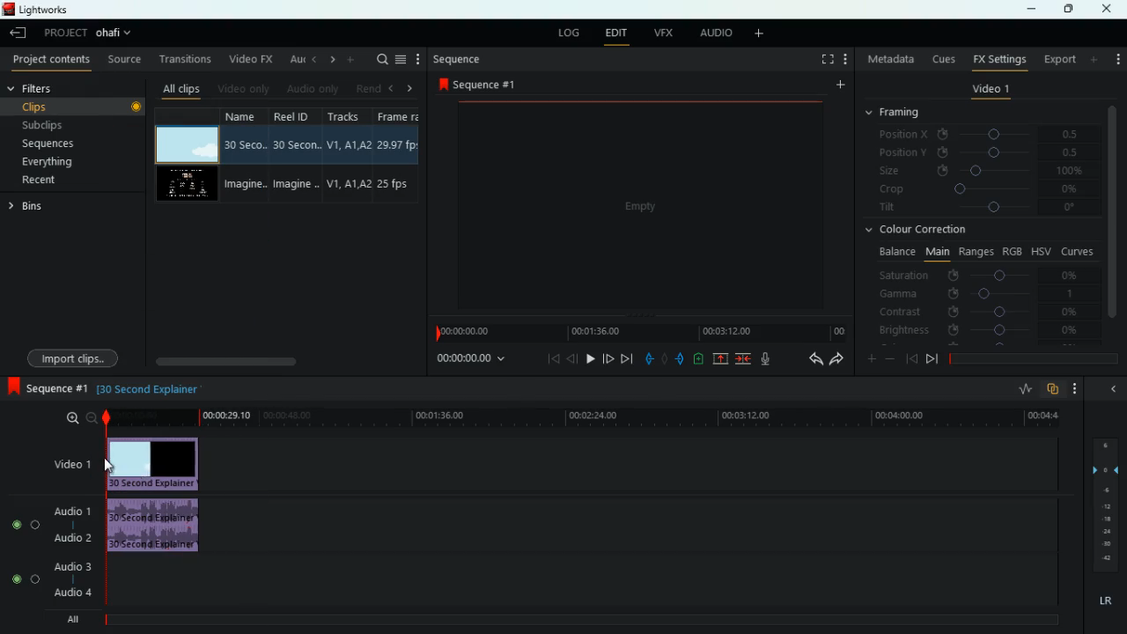  What do you see at coordinates (920, 232) in the screenshot?
I see `colour correction` at bounding box center [920, 232].